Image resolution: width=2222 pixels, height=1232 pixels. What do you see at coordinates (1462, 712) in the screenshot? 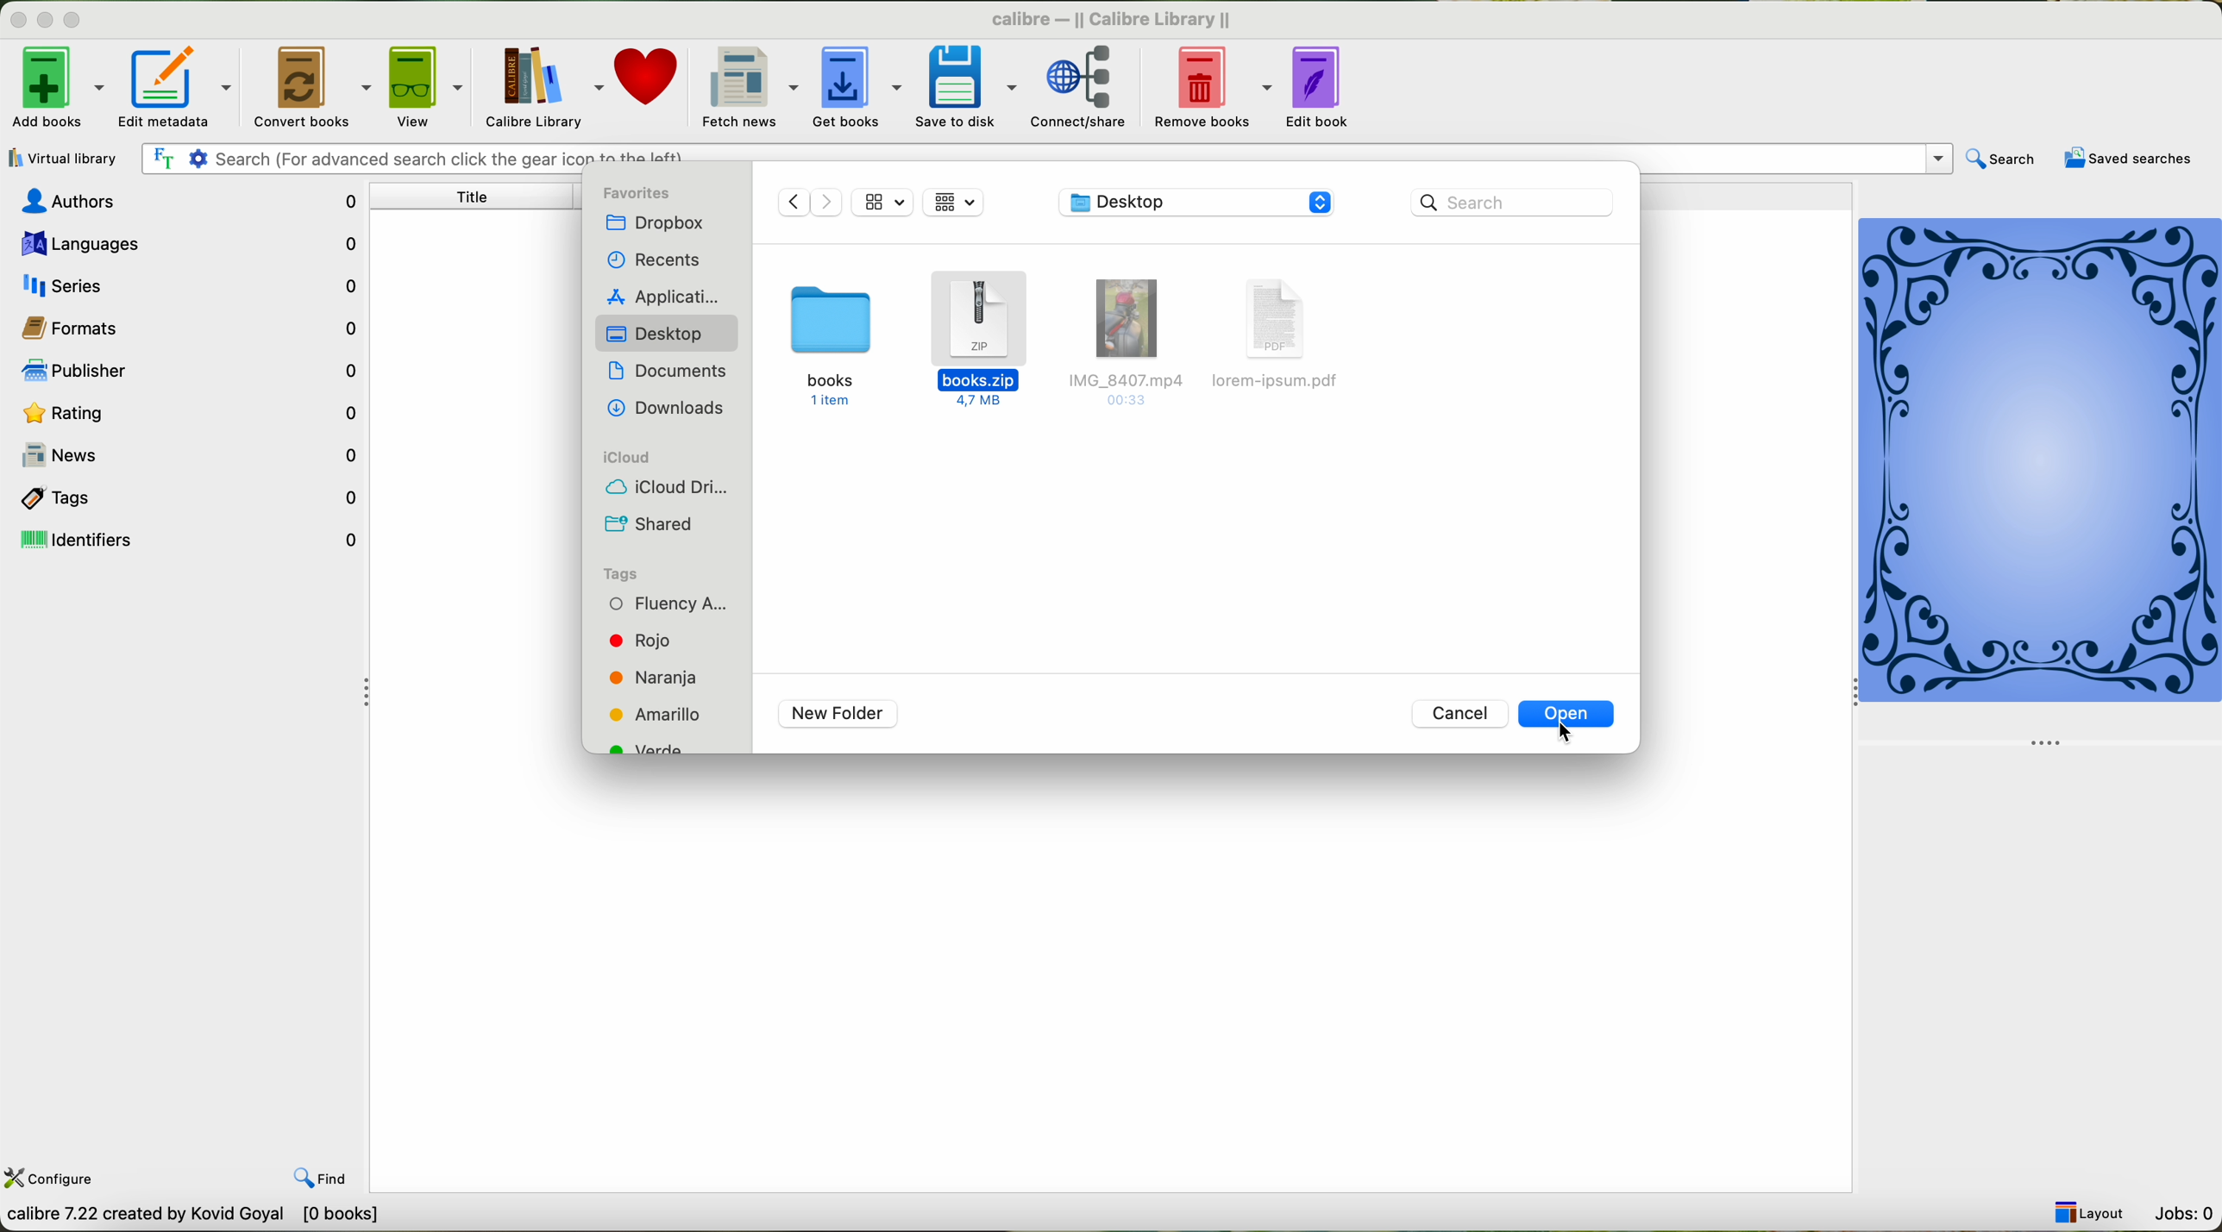
I see `cancel` at bounding box center [1462, 712].